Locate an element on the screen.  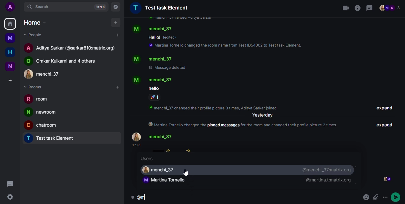
threads is located at coordinates (370, 8).